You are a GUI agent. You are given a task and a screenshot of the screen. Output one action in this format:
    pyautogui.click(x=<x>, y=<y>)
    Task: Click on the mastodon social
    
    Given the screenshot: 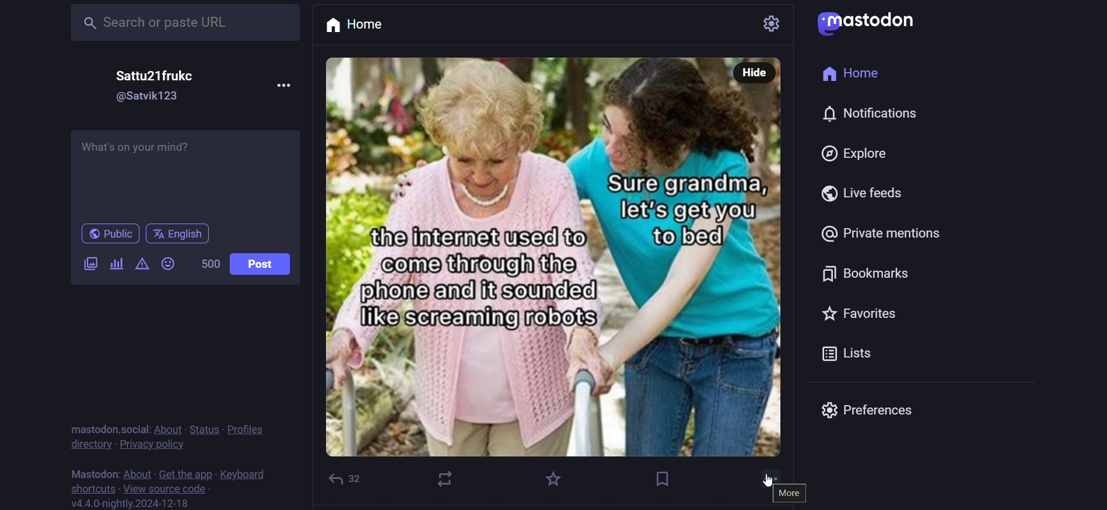 What is the action you would take?
    pyautogui.click(x=105, y=426)
    